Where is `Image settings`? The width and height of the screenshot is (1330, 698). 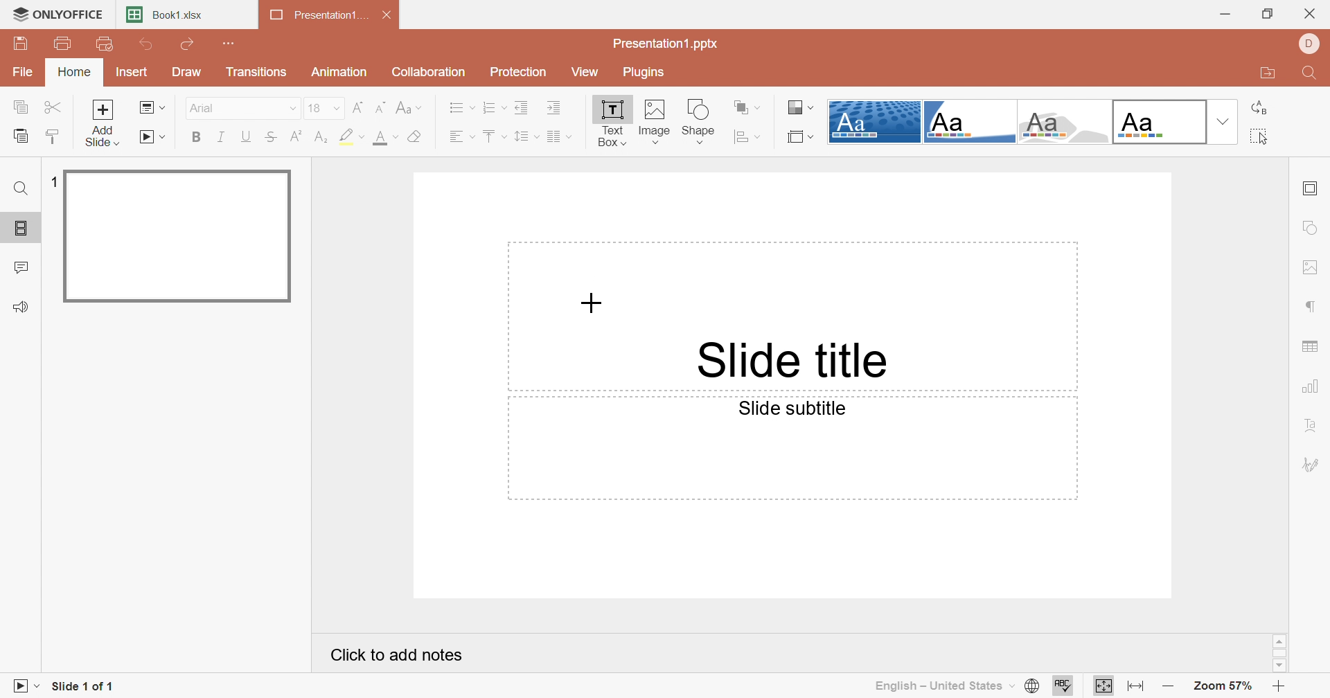 Image settings is located at coordinates (1312, 267).